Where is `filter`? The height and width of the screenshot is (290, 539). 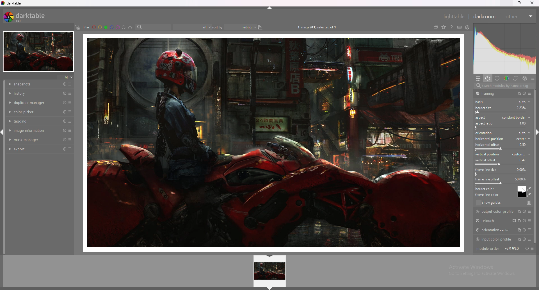 filter is located at coordinates (82, 27).